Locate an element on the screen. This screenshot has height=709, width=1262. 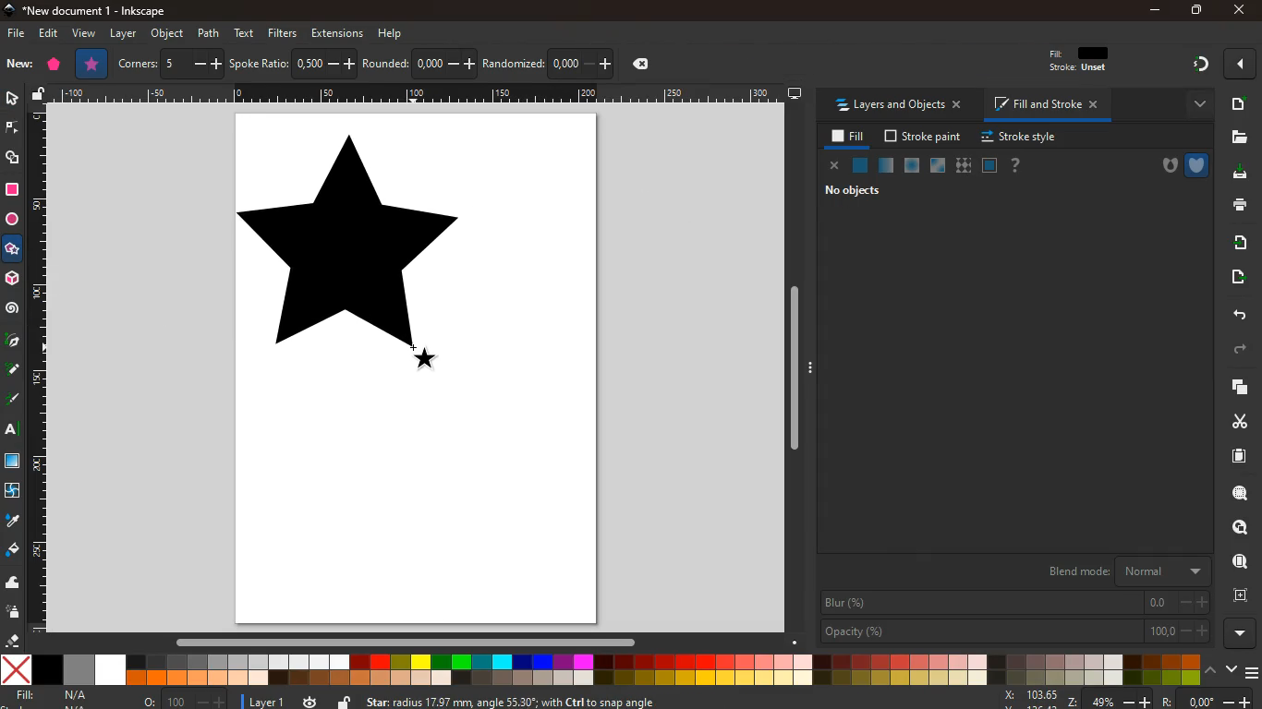
close is located at coordinates (1241, 8).